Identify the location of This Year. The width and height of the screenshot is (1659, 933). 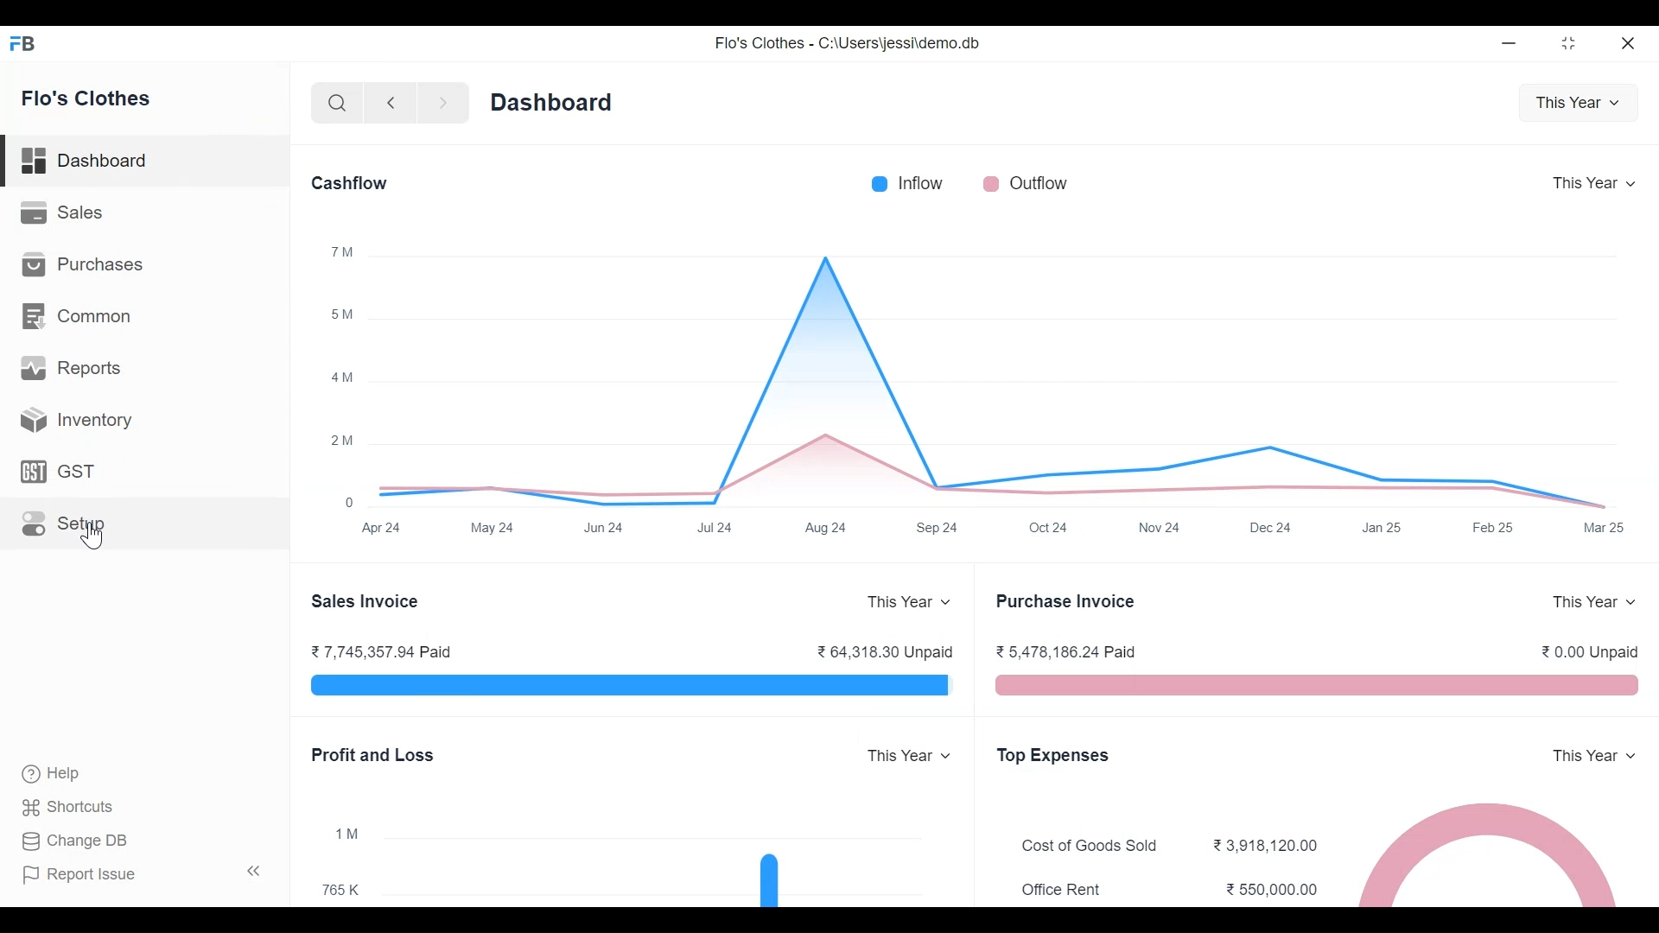
(1591, 184).